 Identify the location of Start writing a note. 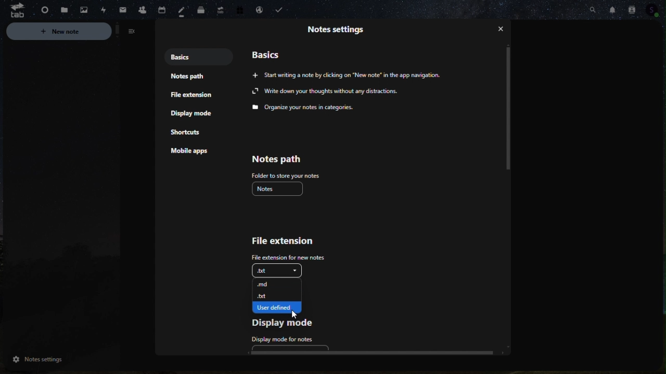
(350, 74).